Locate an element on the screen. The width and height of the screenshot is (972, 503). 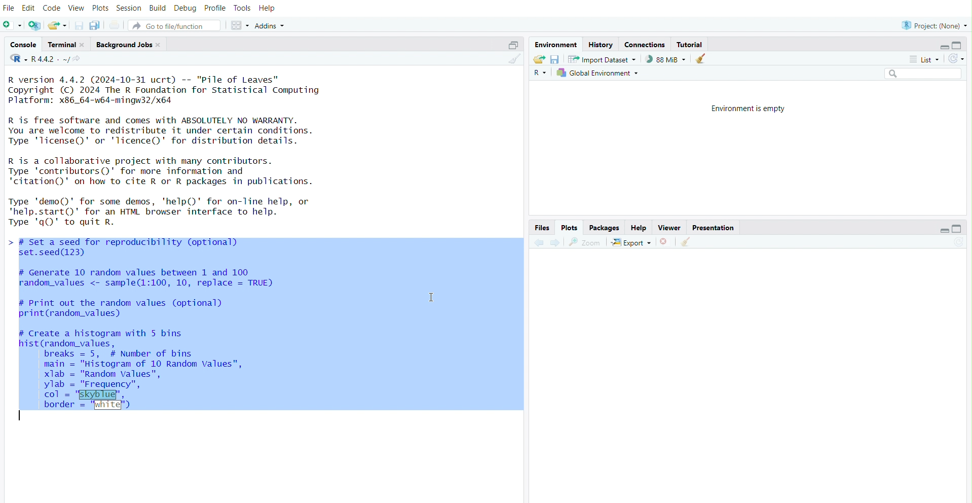
plots is located at coordinates (570, 228).